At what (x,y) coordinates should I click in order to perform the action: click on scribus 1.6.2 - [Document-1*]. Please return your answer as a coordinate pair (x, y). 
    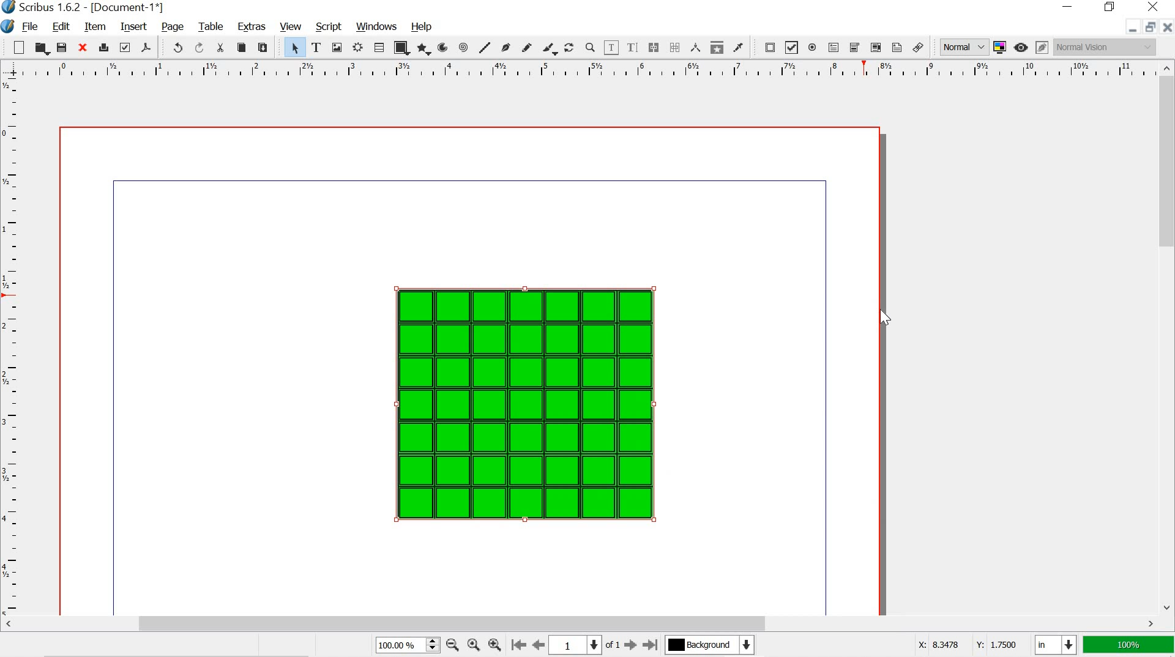
    Looking at the image, I should click on (89, 7).